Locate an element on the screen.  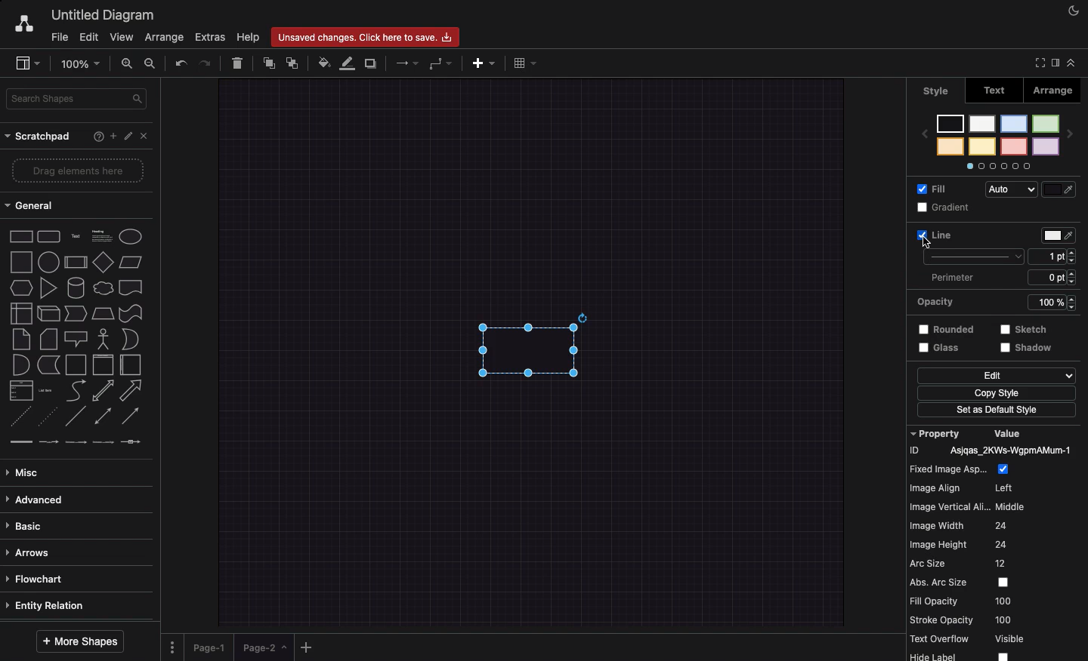
Set as default style is located at coordinates (998, 411).